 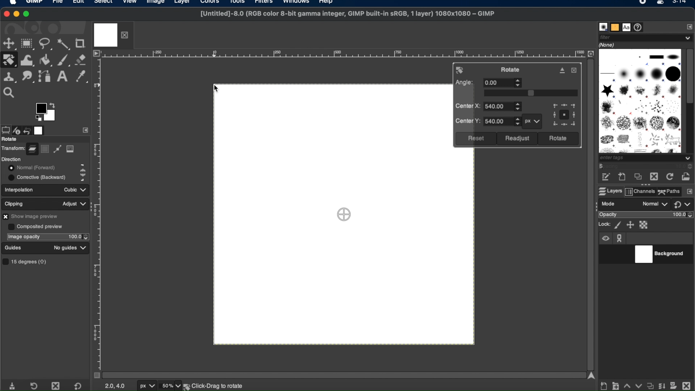 What do you see at coordinates (82, 60) in the screenshot?
I see `eraser tool` at bounding box center [82, 60].